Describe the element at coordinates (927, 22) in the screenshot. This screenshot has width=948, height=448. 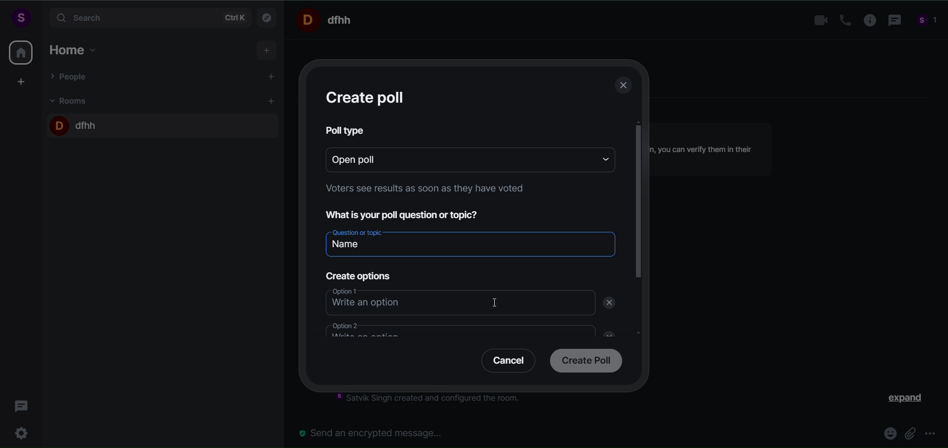
I see `people` at that location.